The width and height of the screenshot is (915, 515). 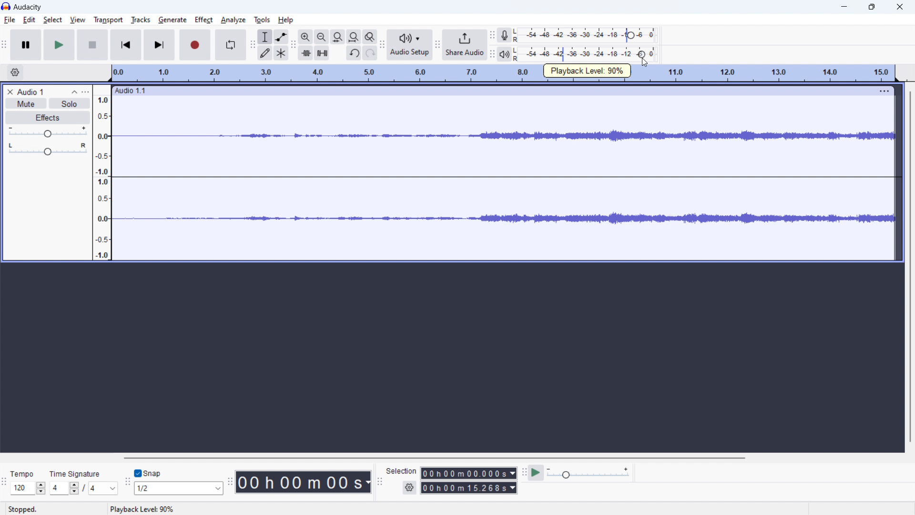 What do you see at coordinates (252, 44) in the screenshot?
I see `tools toolbar` at bounding box center [252, 44].